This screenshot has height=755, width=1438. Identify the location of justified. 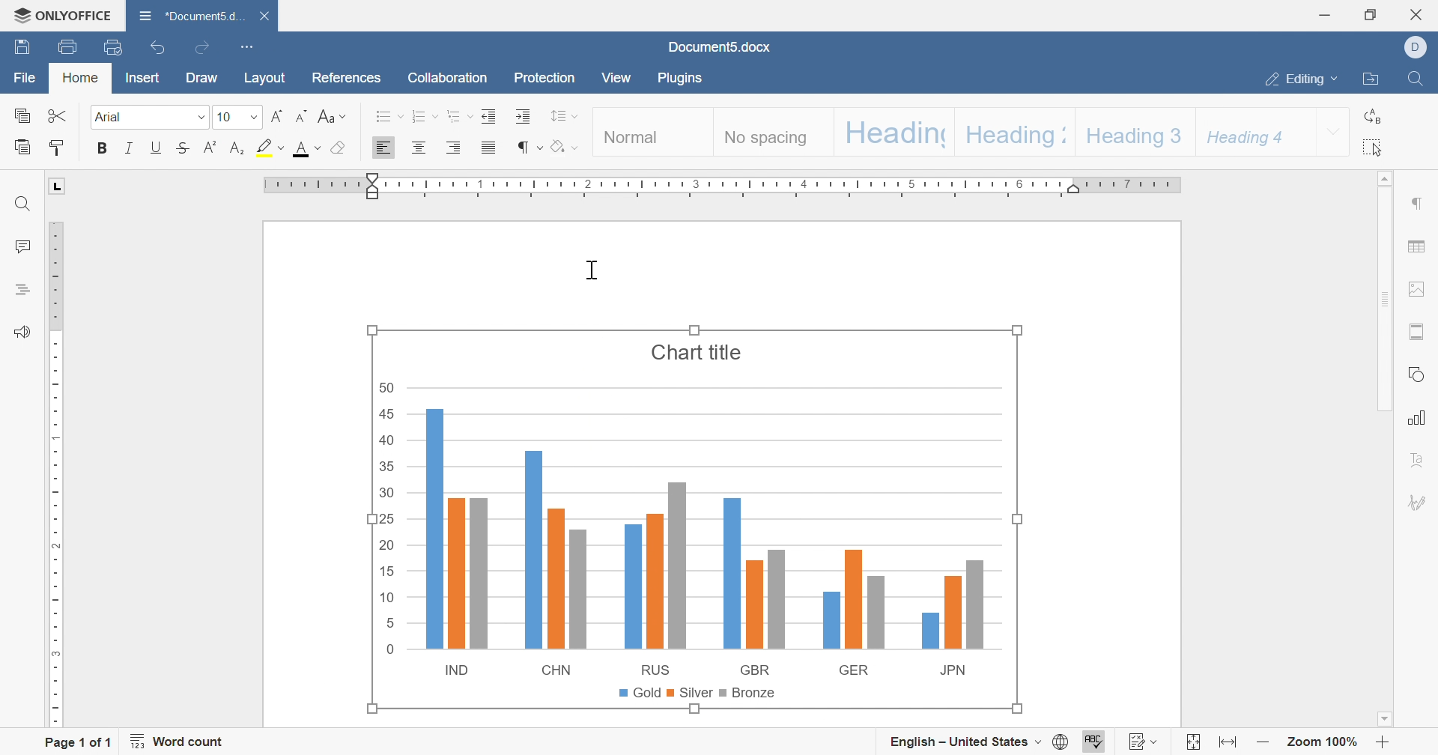
(489, 147).